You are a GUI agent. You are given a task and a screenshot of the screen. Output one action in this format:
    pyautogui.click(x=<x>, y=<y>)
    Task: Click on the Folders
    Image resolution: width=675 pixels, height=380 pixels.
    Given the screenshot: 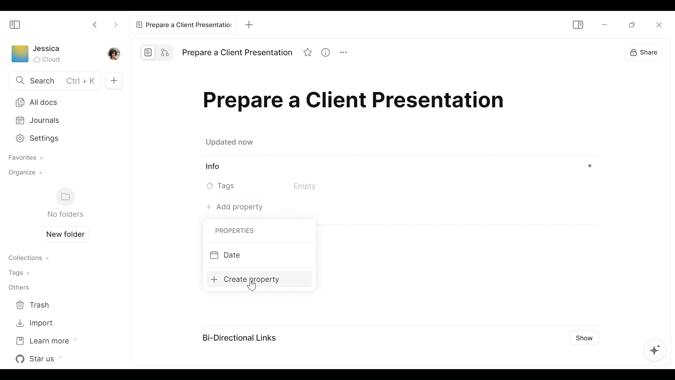 What is the action you would take?
    pyautogui.click(x=65, y=203)
    